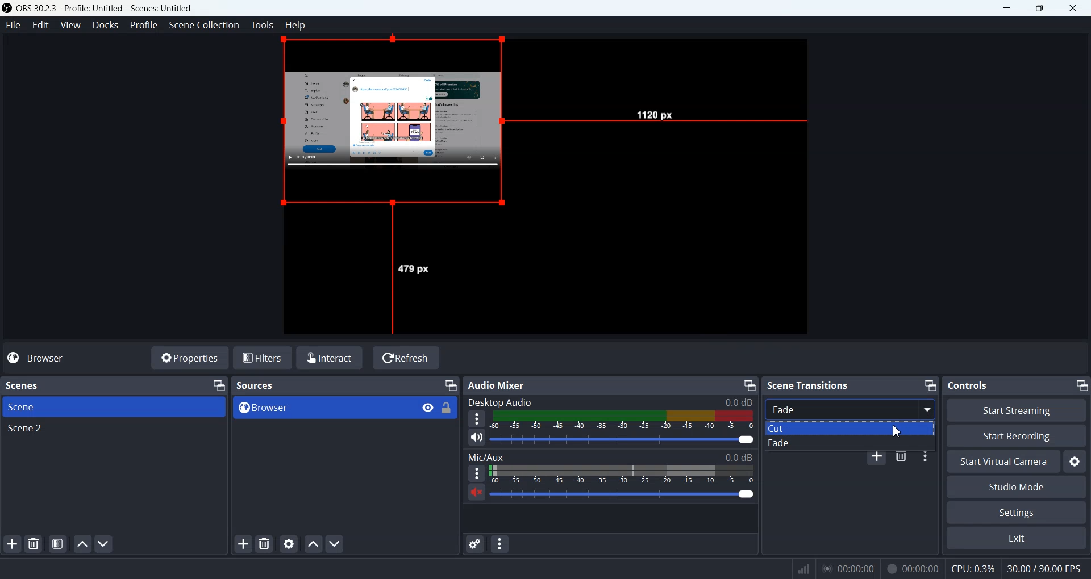  Describe the element at coordinates (477, 437) in the screenshot. I see `Mute/ Unmute` at that location.